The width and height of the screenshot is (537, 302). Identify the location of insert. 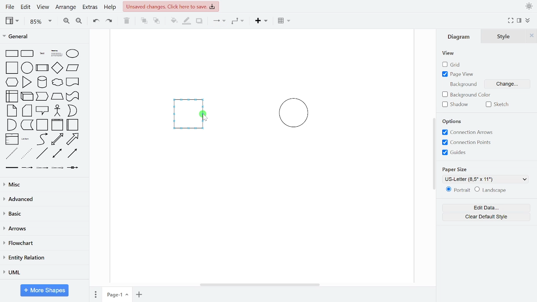
(263, 21).